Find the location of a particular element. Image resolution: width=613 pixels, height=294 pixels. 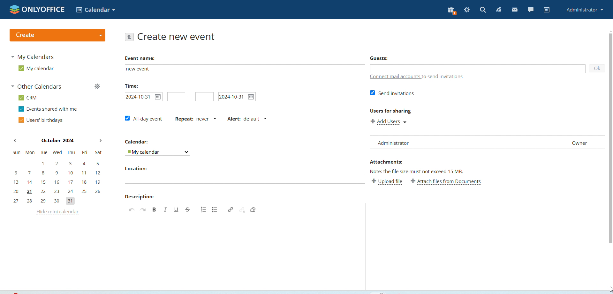

other calendars is located at coordinates (38, 86).